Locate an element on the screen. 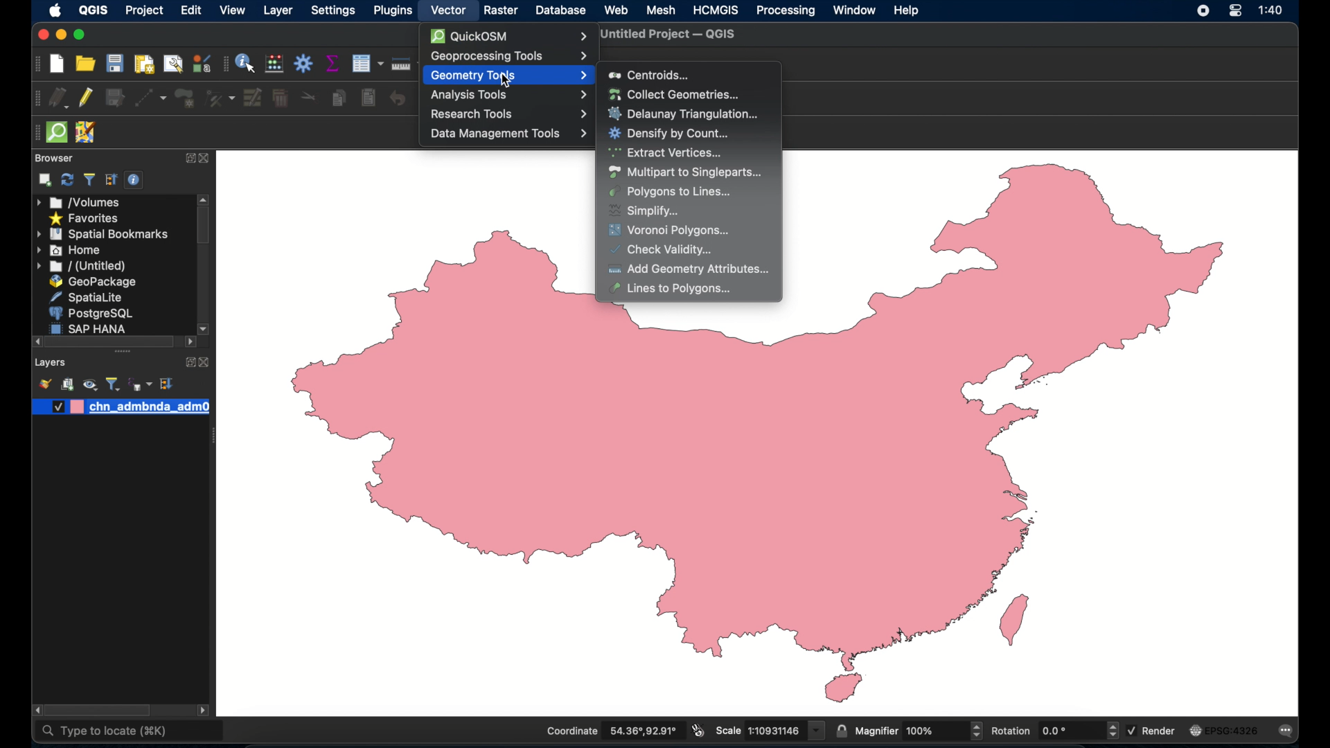 The image size is (1330, 748). add polygon is located at coordinates (185, 98).